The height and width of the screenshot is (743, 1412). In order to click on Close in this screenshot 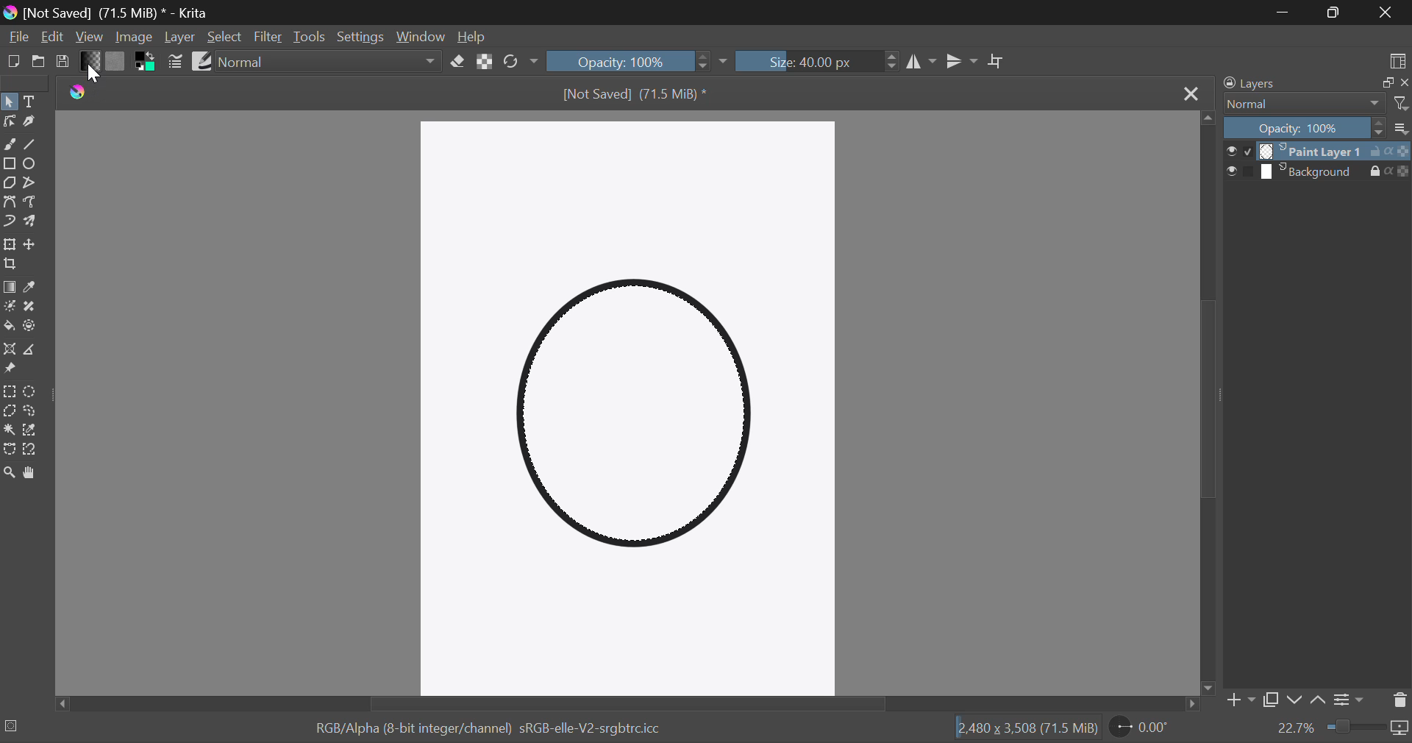, I will do `click(1389, 13)`.